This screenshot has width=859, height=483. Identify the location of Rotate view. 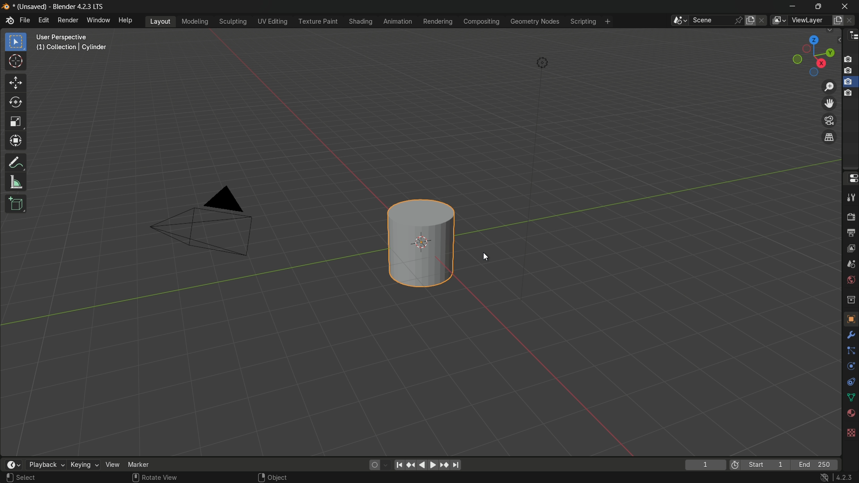
(163, 478).